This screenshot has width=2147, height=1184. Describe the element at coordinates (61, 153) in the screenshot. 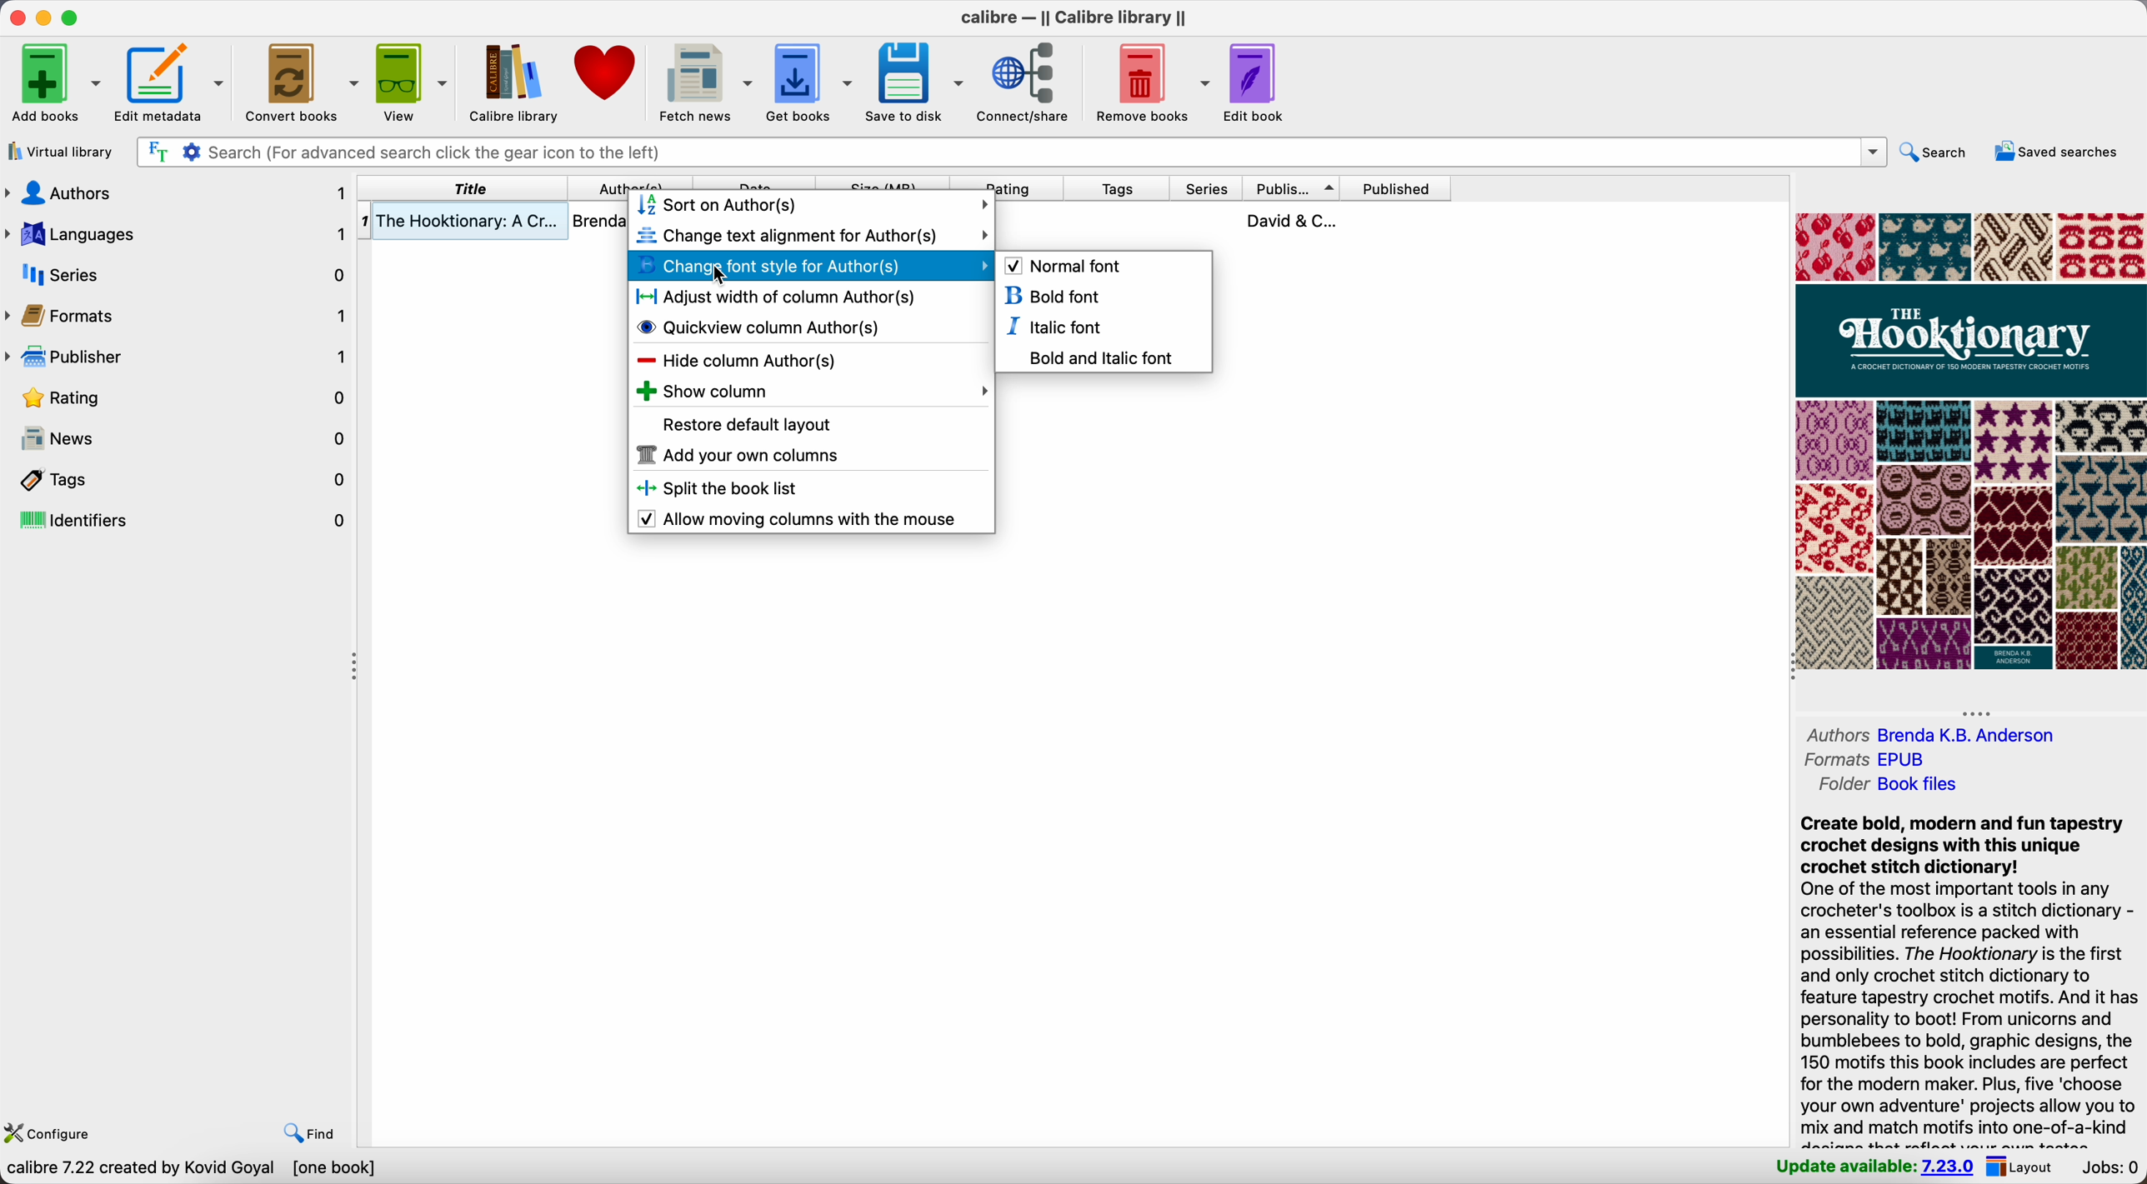

I see `virtual library` at that location.